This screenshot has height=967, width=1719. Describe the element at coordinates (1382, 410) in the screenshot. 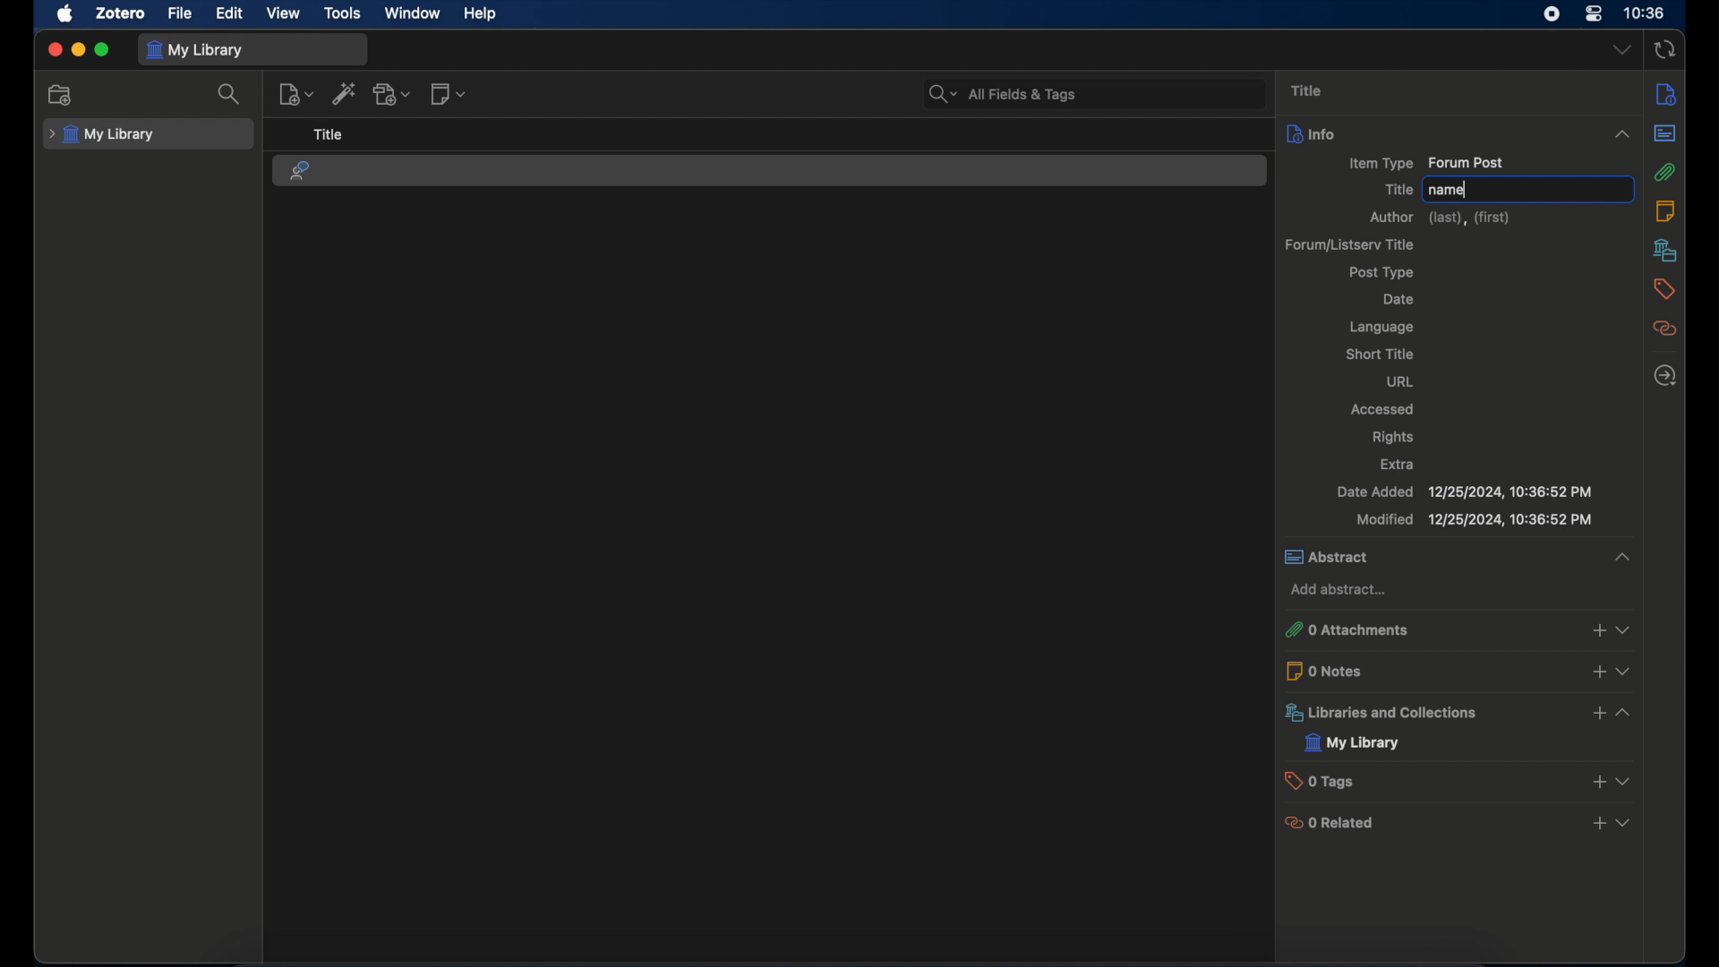

I see `accessed` at that location.